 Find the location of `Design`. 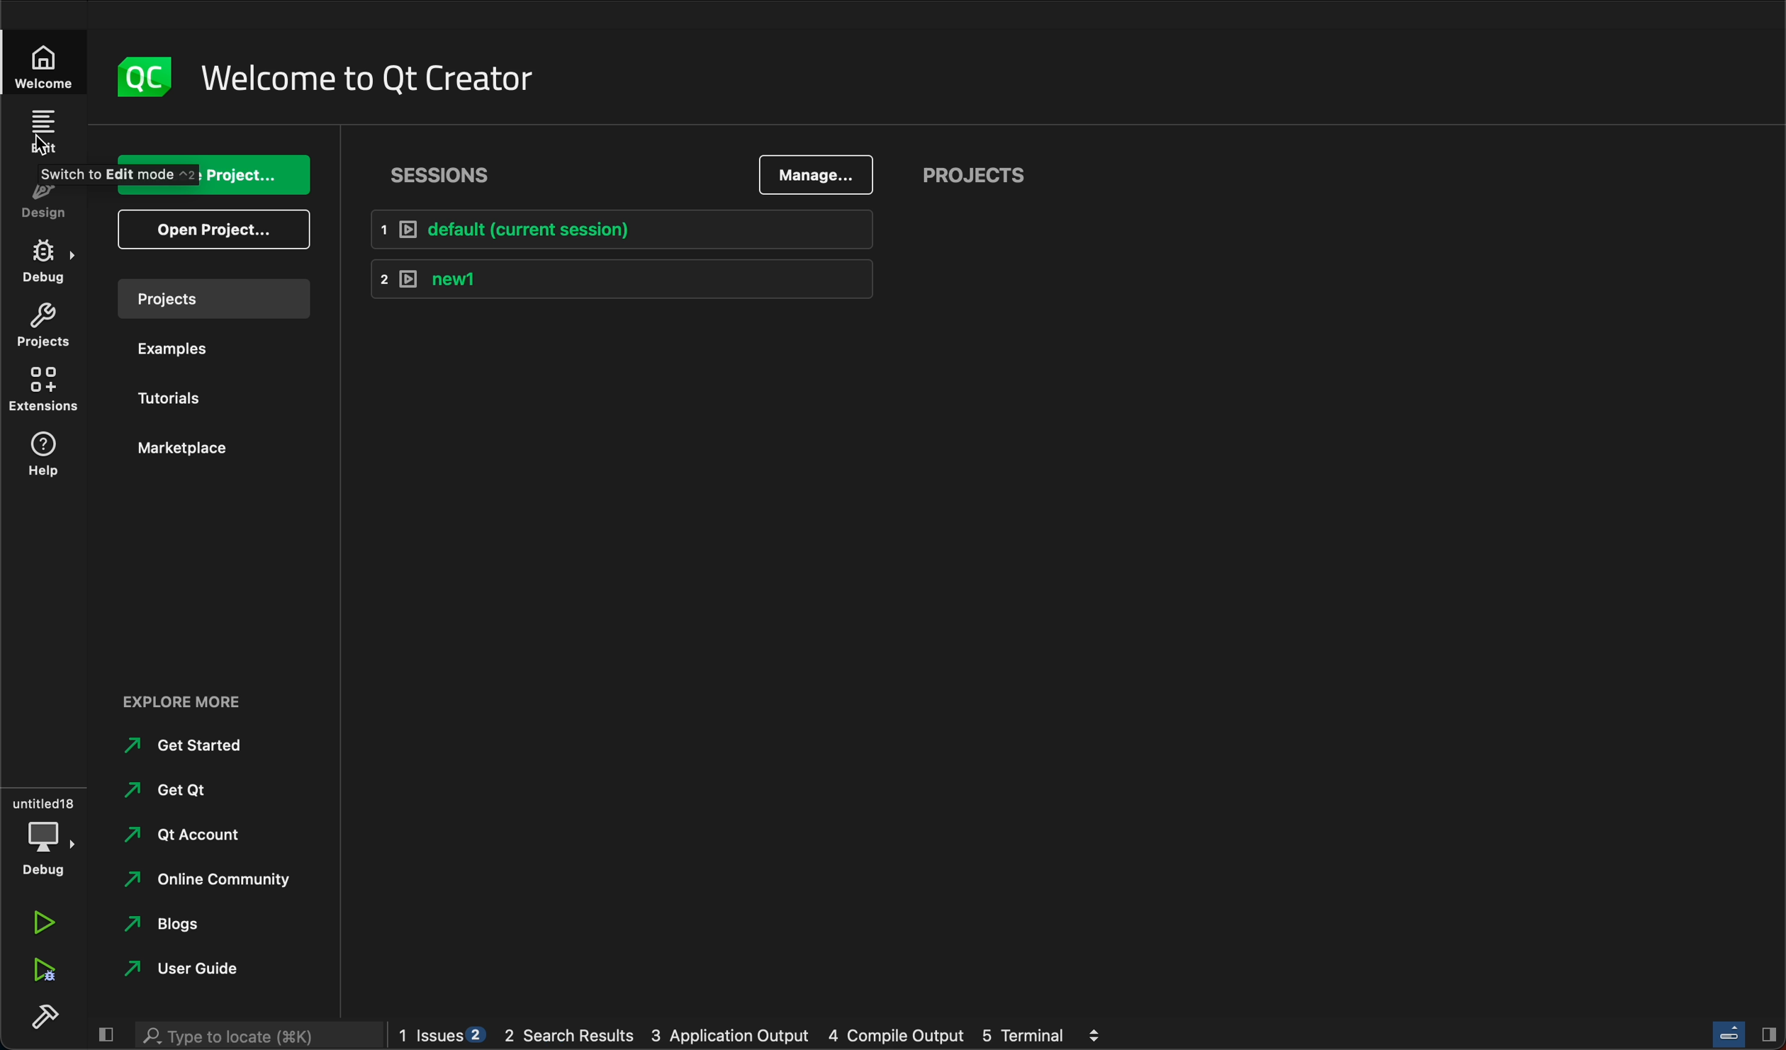

Design is located at coordinates (55, 202).